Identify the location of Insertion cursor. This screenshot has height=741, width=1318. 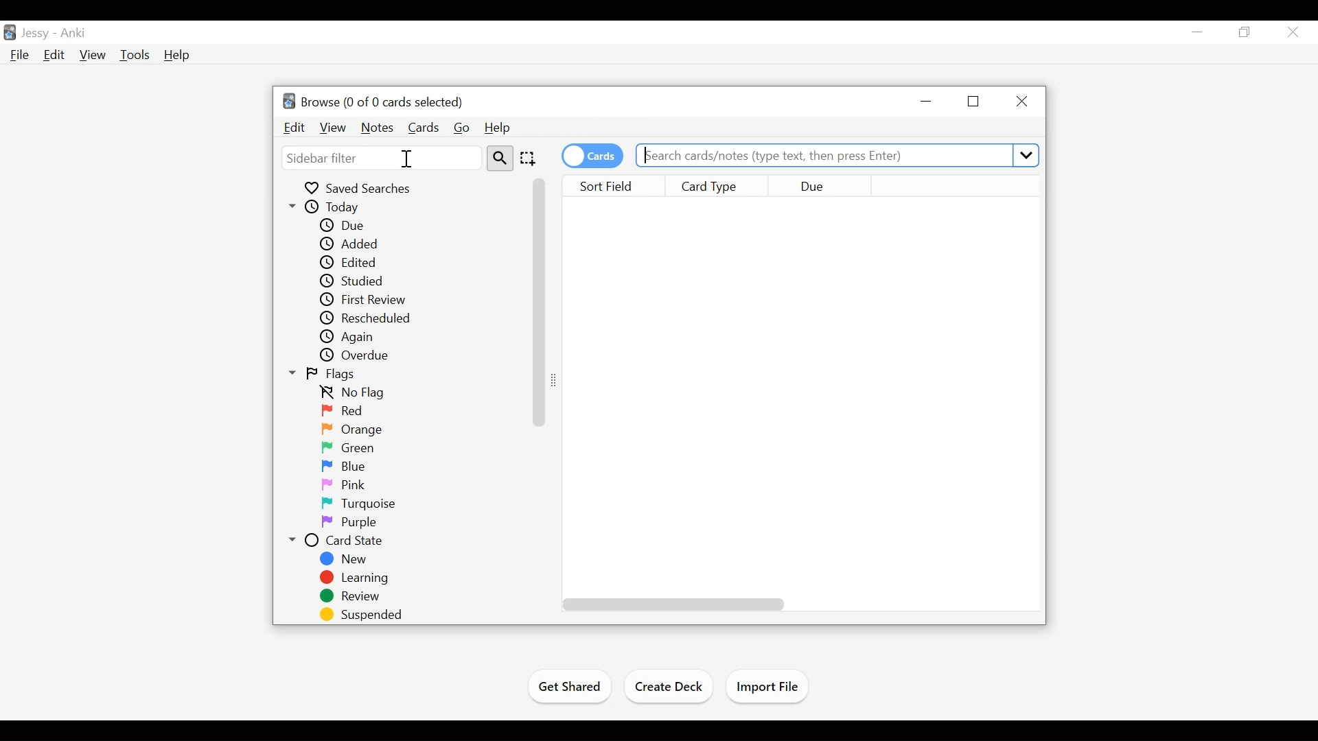
(406, 158).